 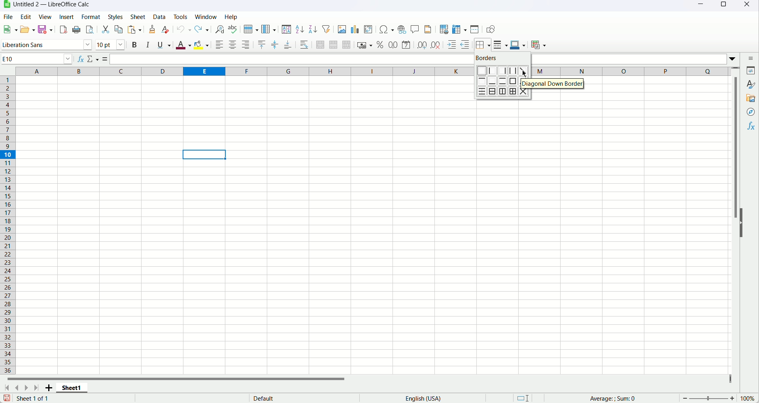 What do you see at coordinates (7, 398) in the screenshot?
I see `Save` at bounding box center [7, 398].